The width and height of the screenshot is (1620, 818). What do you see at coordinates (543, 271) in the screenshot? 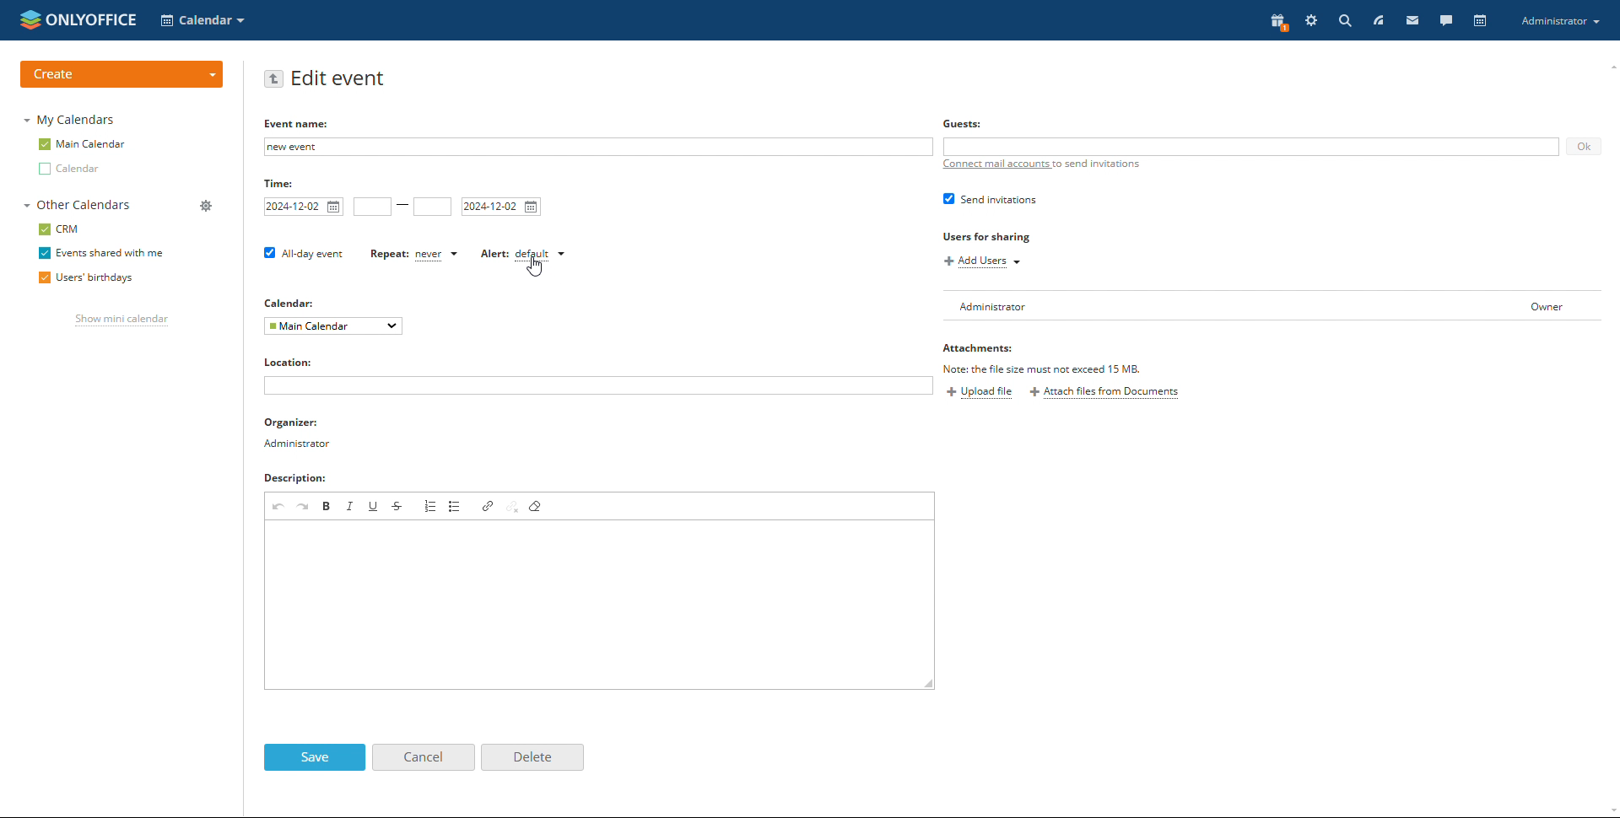
I see `cursor` at bounding box center [543, 271].